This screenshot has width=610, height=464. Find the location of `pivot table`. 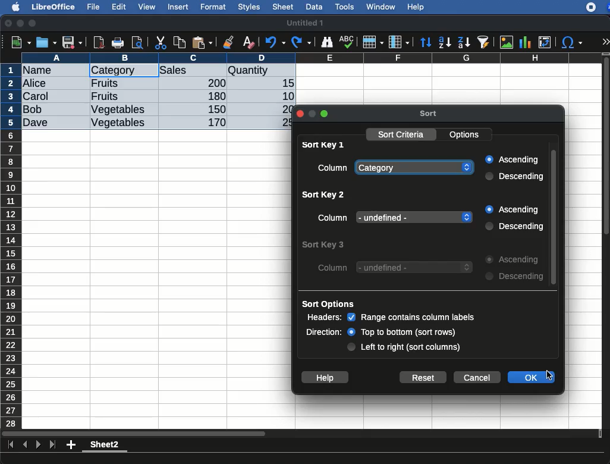

pivot table is located at coordinates (545, 42).